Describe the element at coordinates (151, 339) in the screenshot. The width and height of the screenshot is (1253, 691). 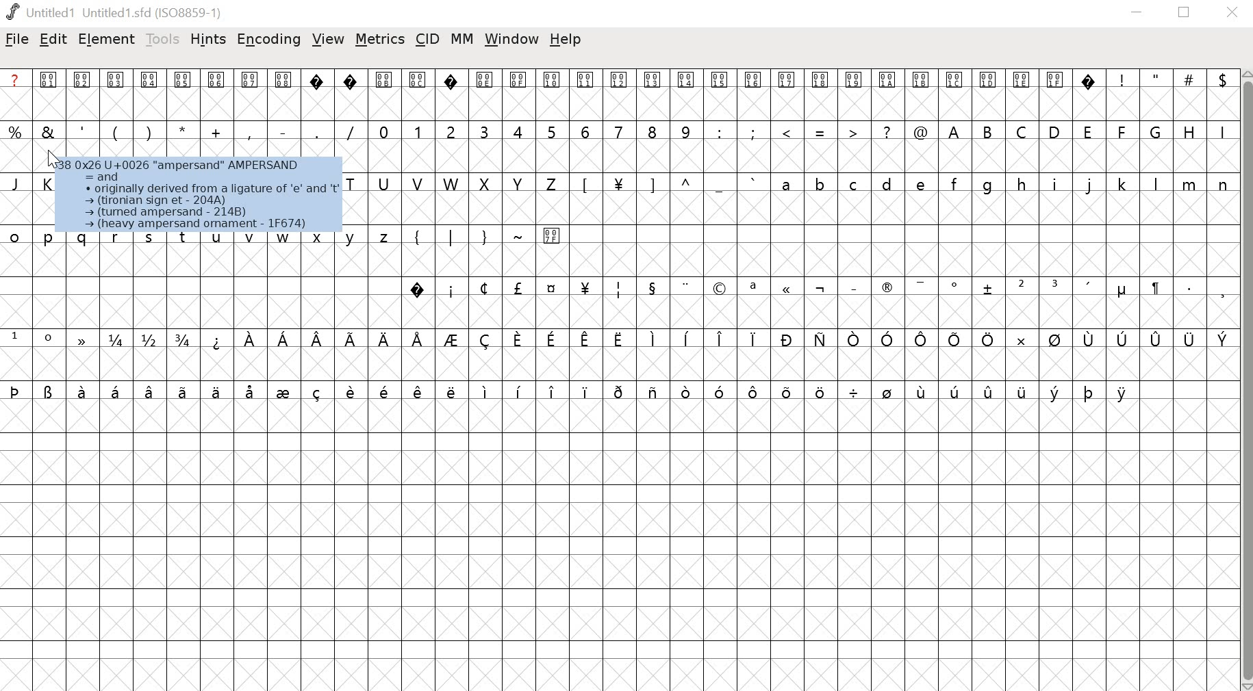
I see `1/2` at that location.